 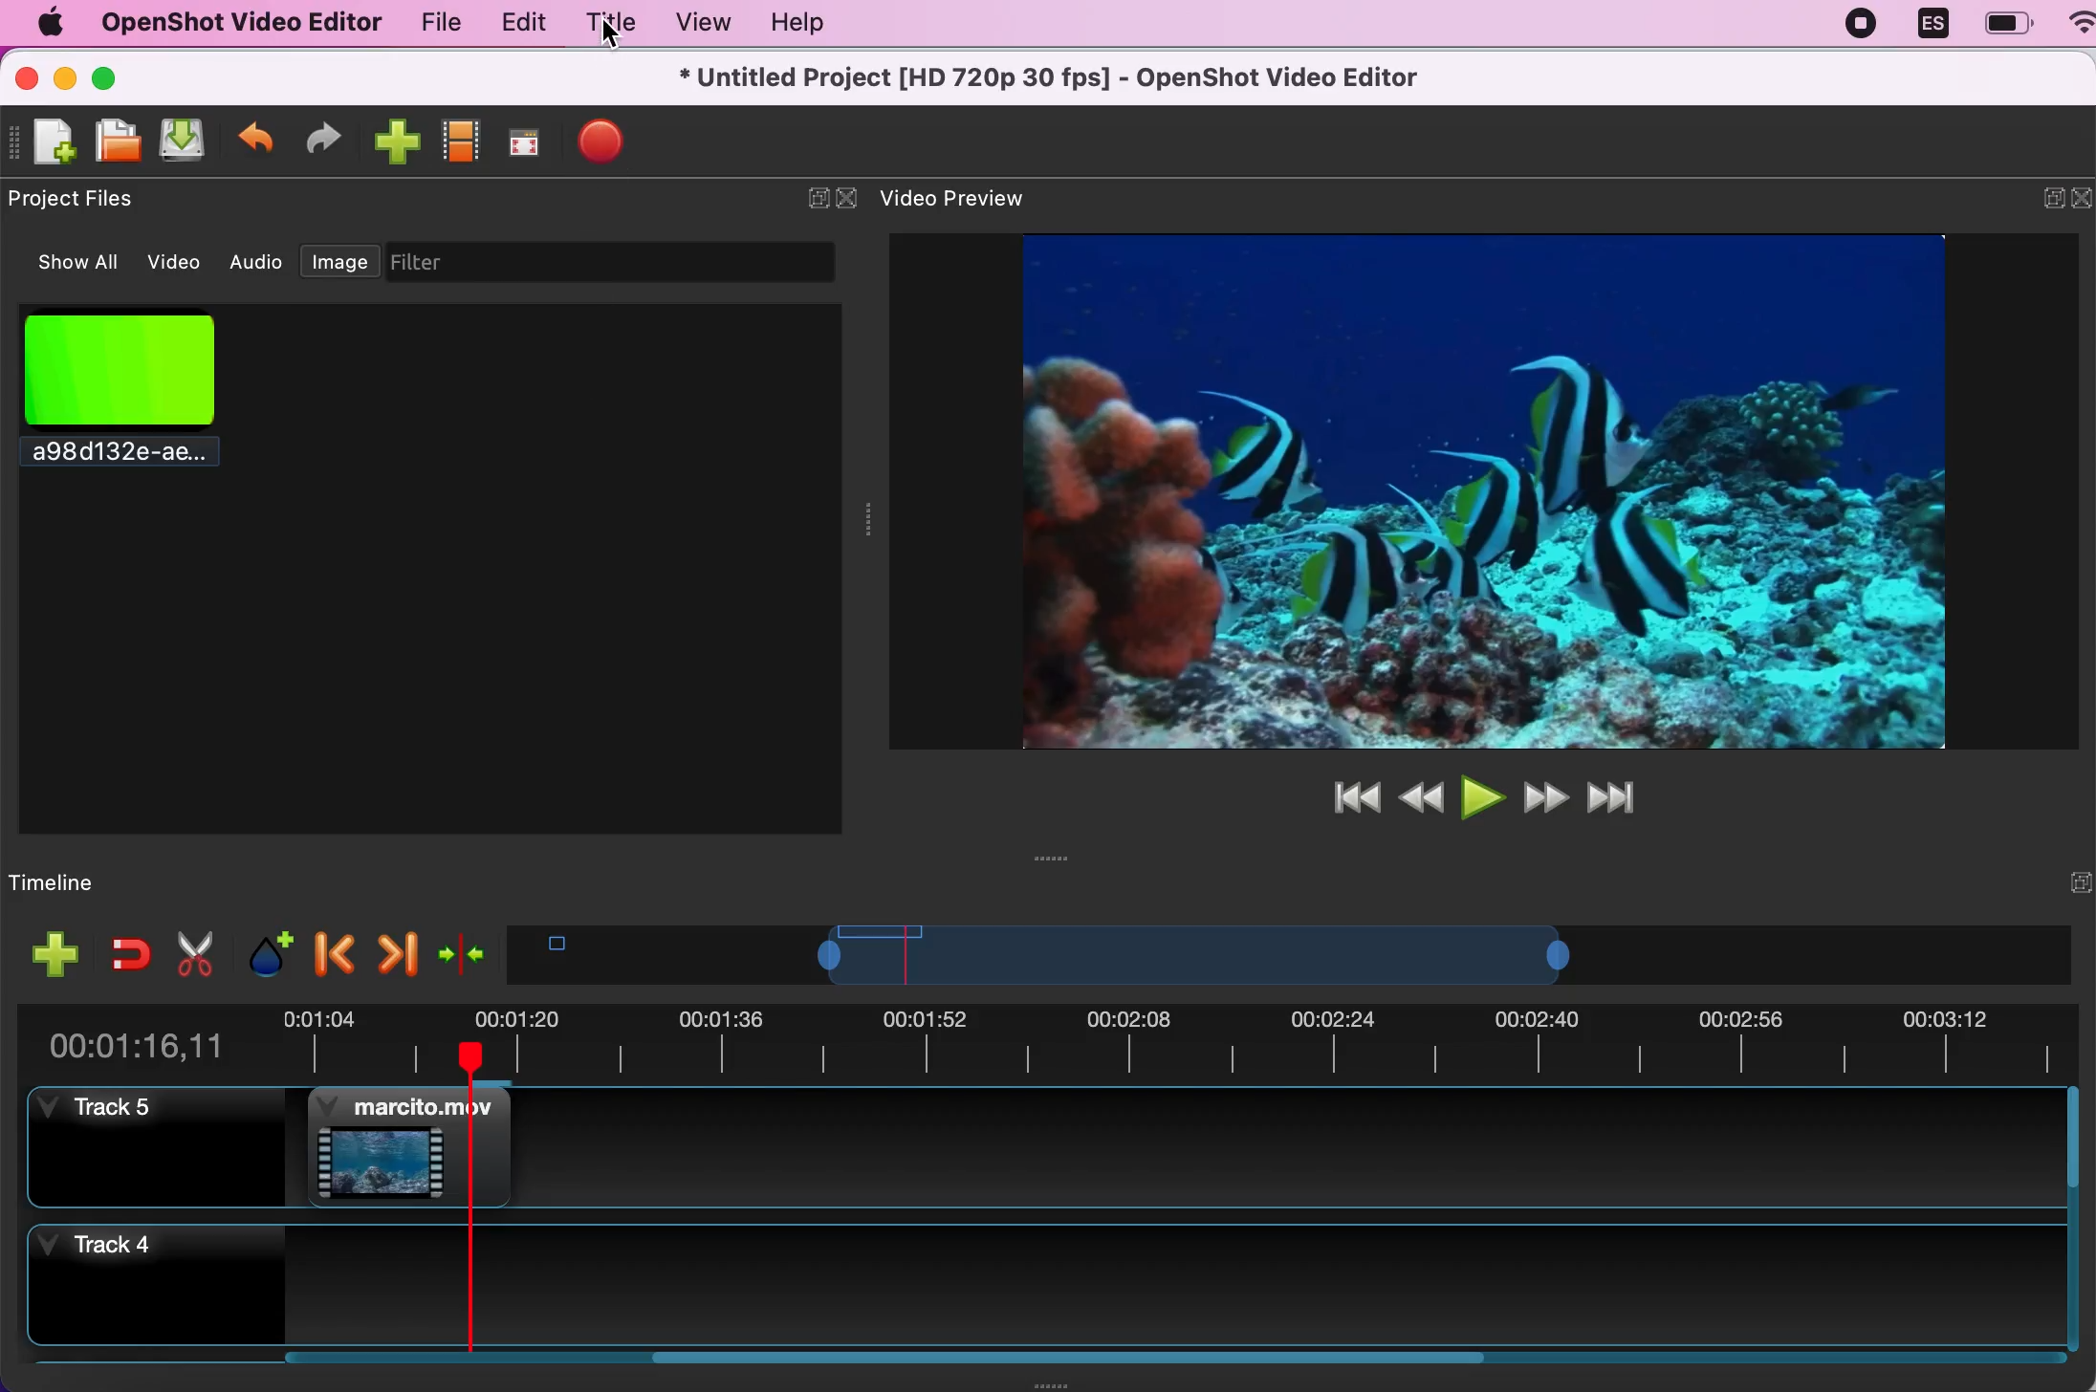 What do you see at coordinates (1863, 28) in the screenshot?
I see `recording stopped` at bounding box center [1863, 28].